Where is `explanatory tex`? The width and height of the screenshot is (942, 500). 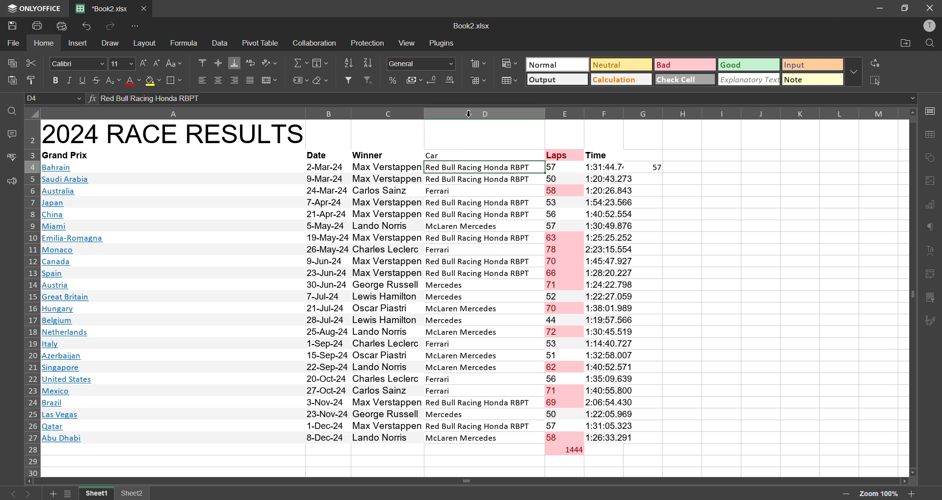
explanatory tex is located at coordinates (750, 79).